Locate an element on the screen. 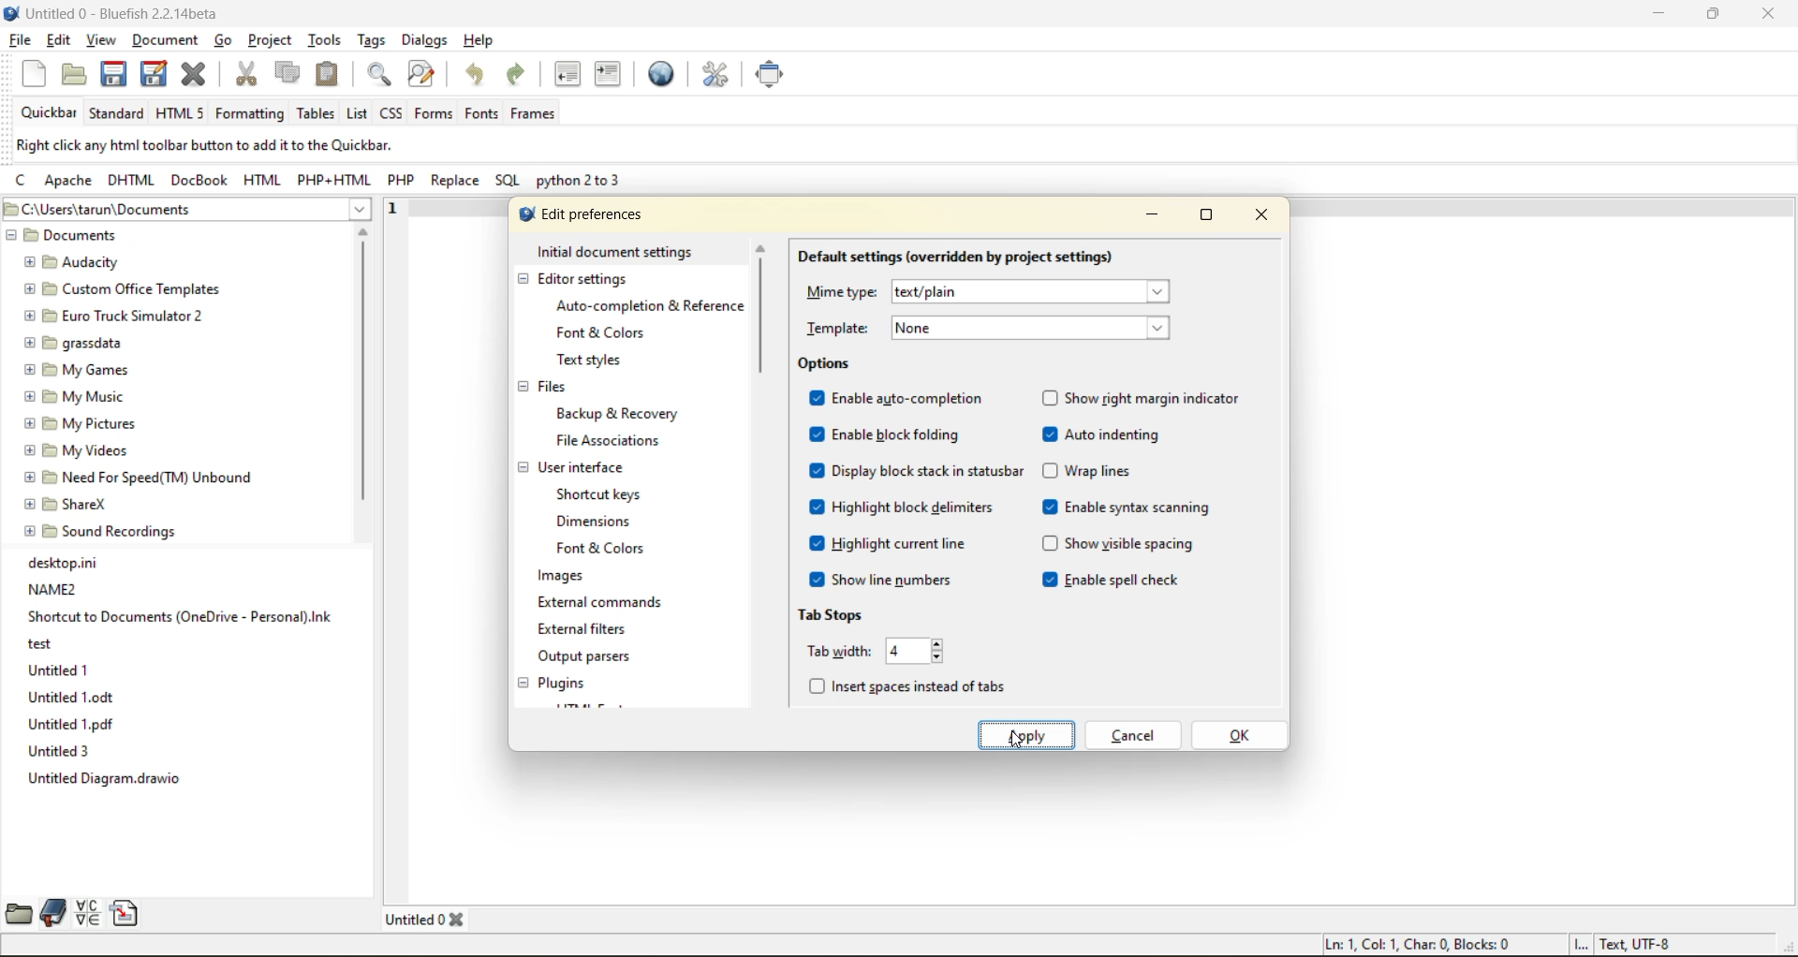 The image size is (1798, 957). BE Audacity is located at coordinates (77, 260).